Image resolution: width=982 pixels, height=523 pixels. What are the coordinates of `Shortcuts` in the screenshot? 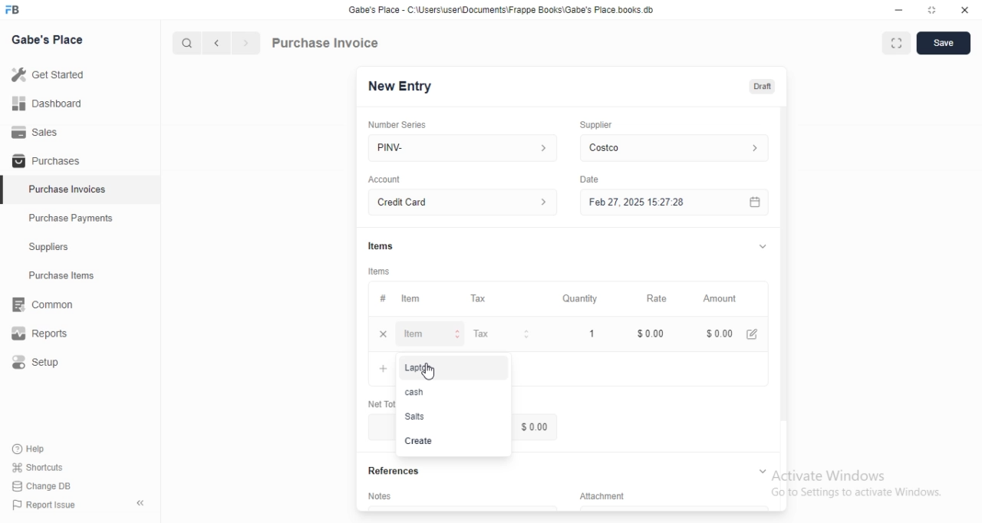 It's located at (38, 467).